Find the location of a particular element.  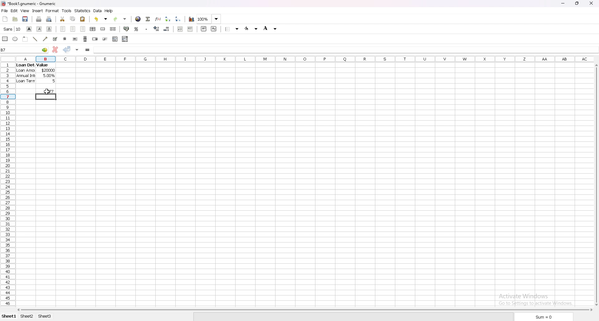

centre is located at coordinates (73, 29).